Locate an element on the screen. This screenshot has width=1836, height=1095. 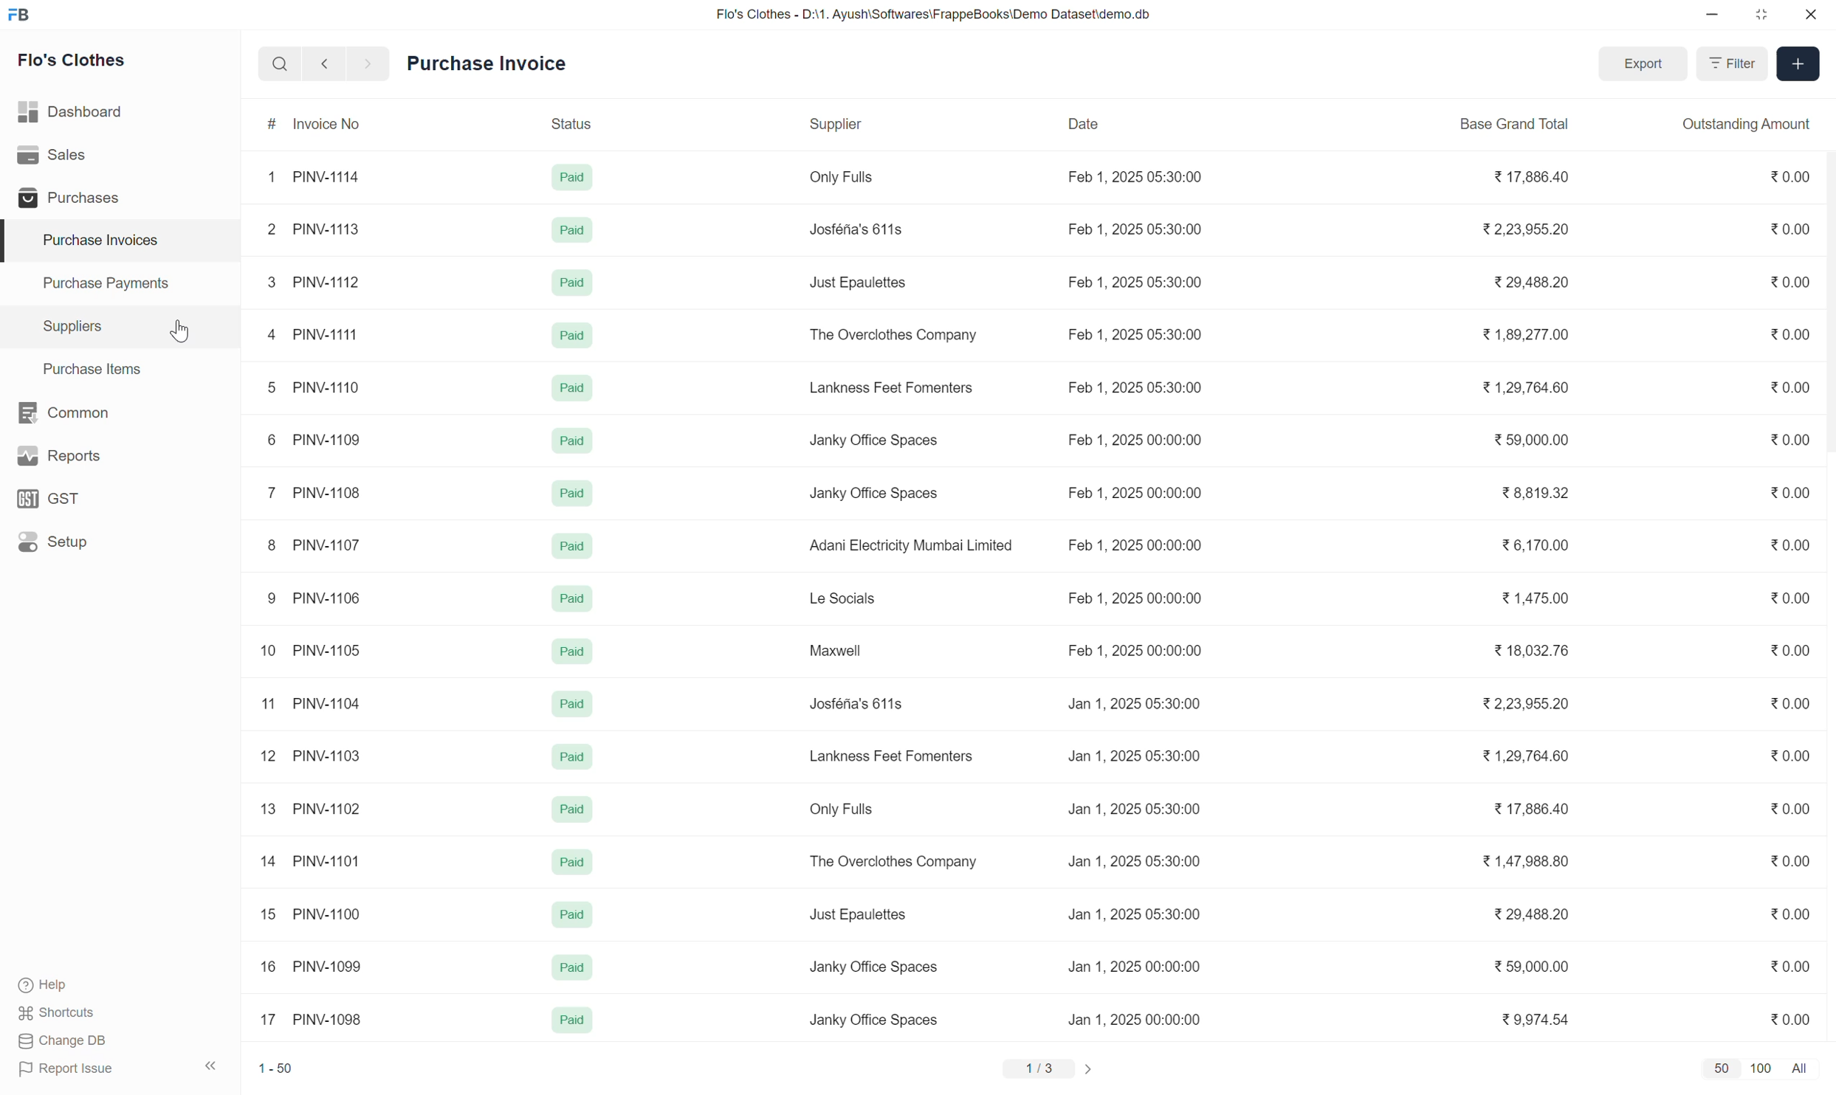
search is located at coordinates (277, 63).